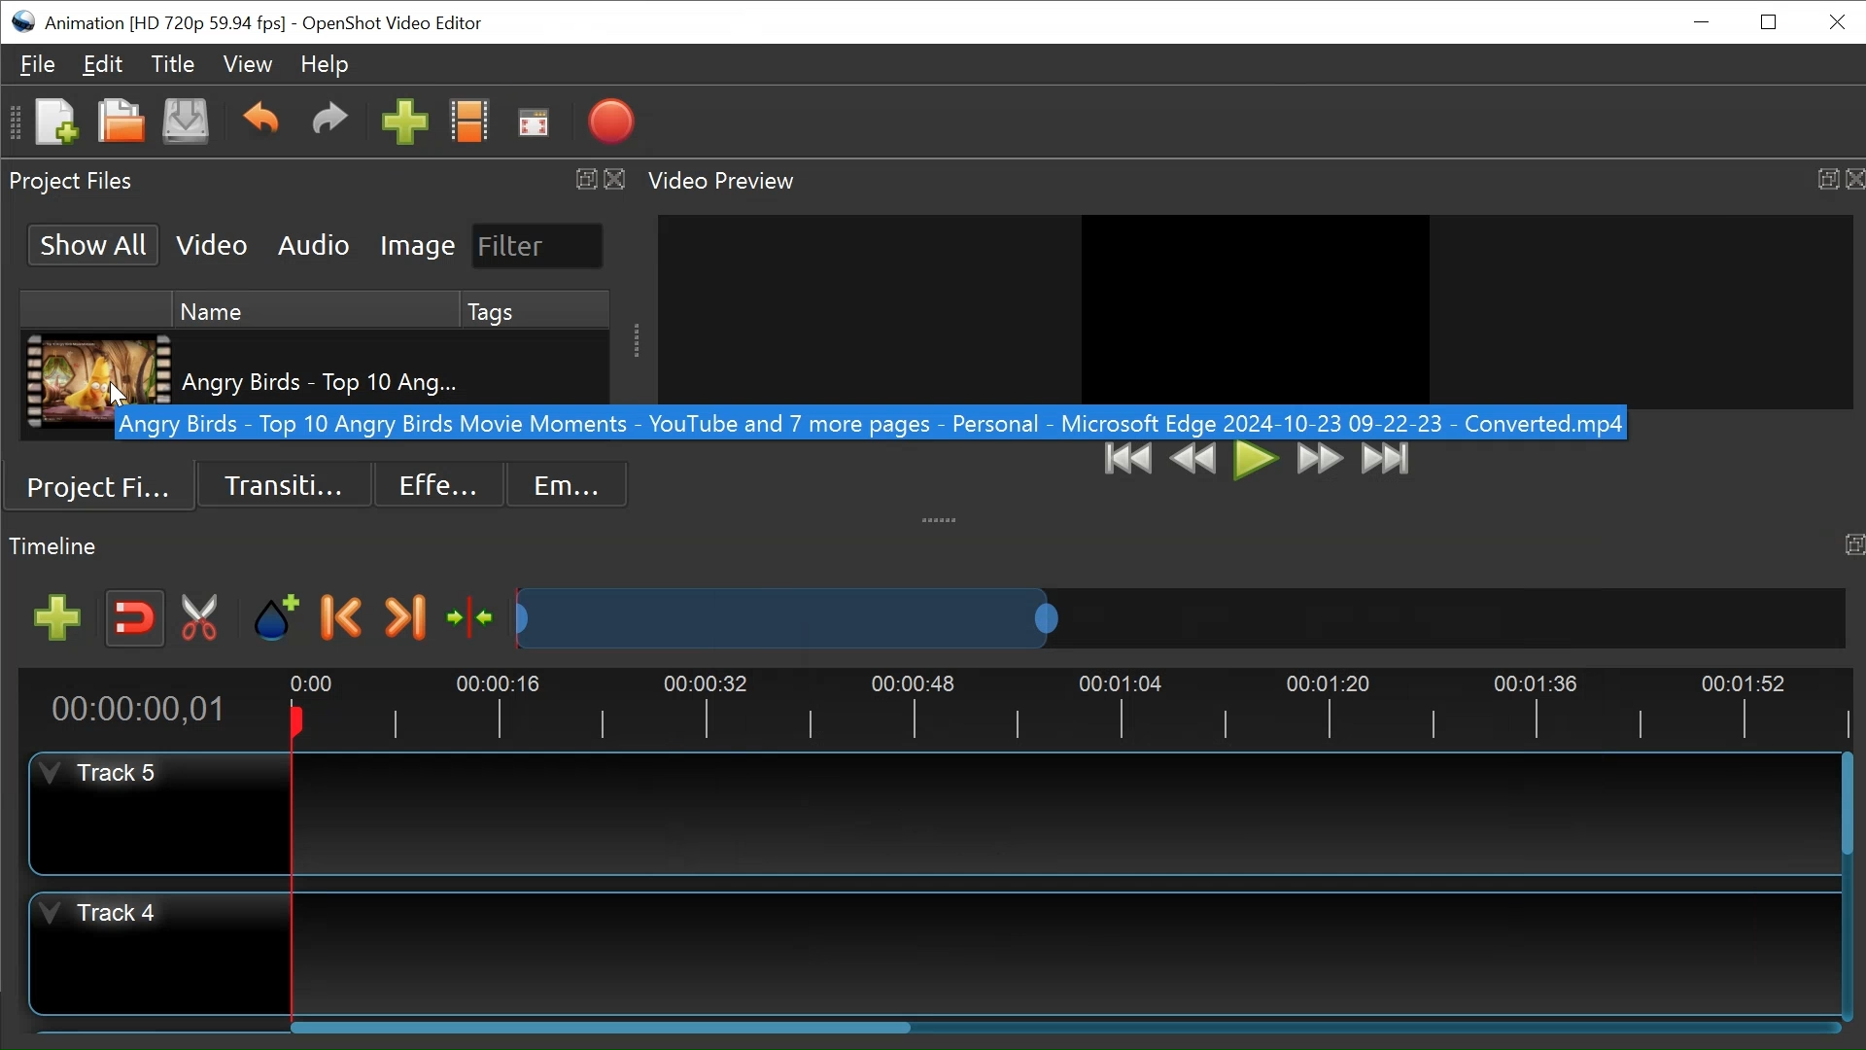  Describe the element at coordinates (211, 244) in the screenshot. I see `Video` at that location.